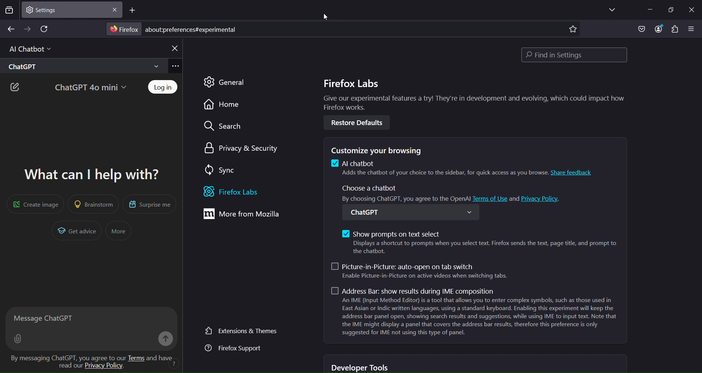 The height and width of the screenshot is (373, 702). I want to click on open application menu, so click(692, 29).